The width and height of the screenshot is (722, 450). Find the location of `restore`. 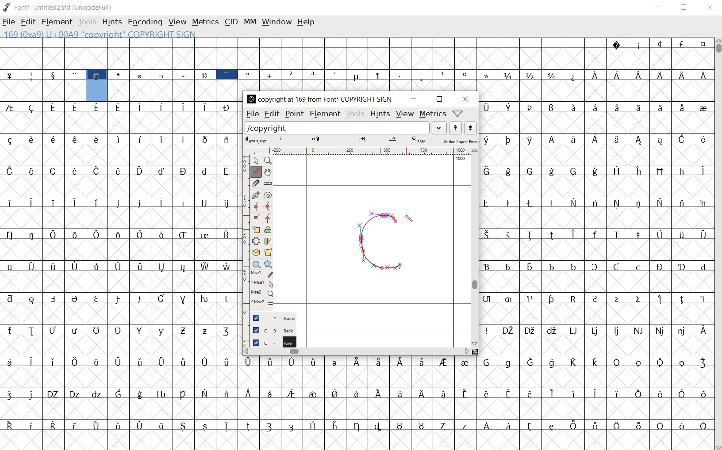

restore is located at coordinates (685, 8).